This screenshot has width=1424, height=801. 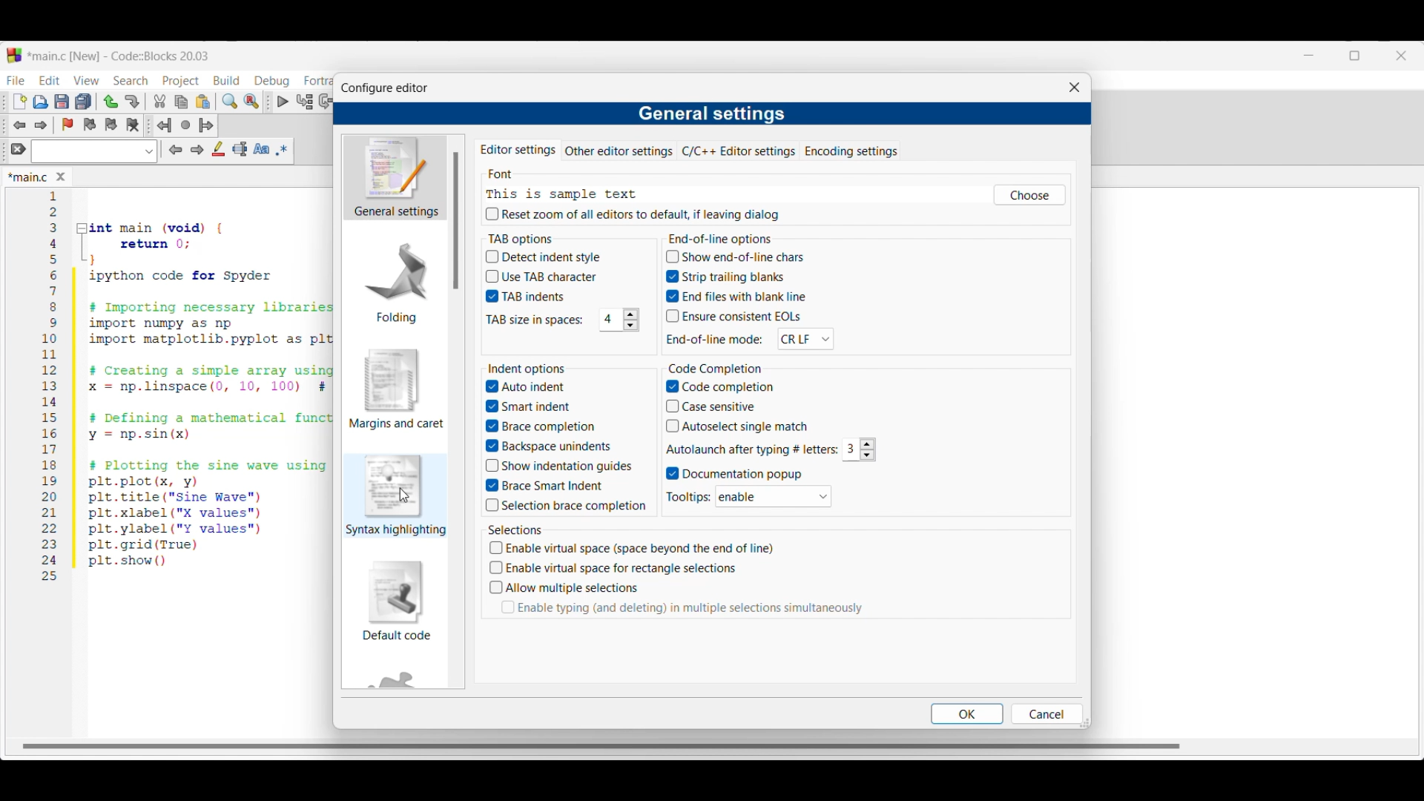 I want to click on Use regex, so click(x=282, y=150).